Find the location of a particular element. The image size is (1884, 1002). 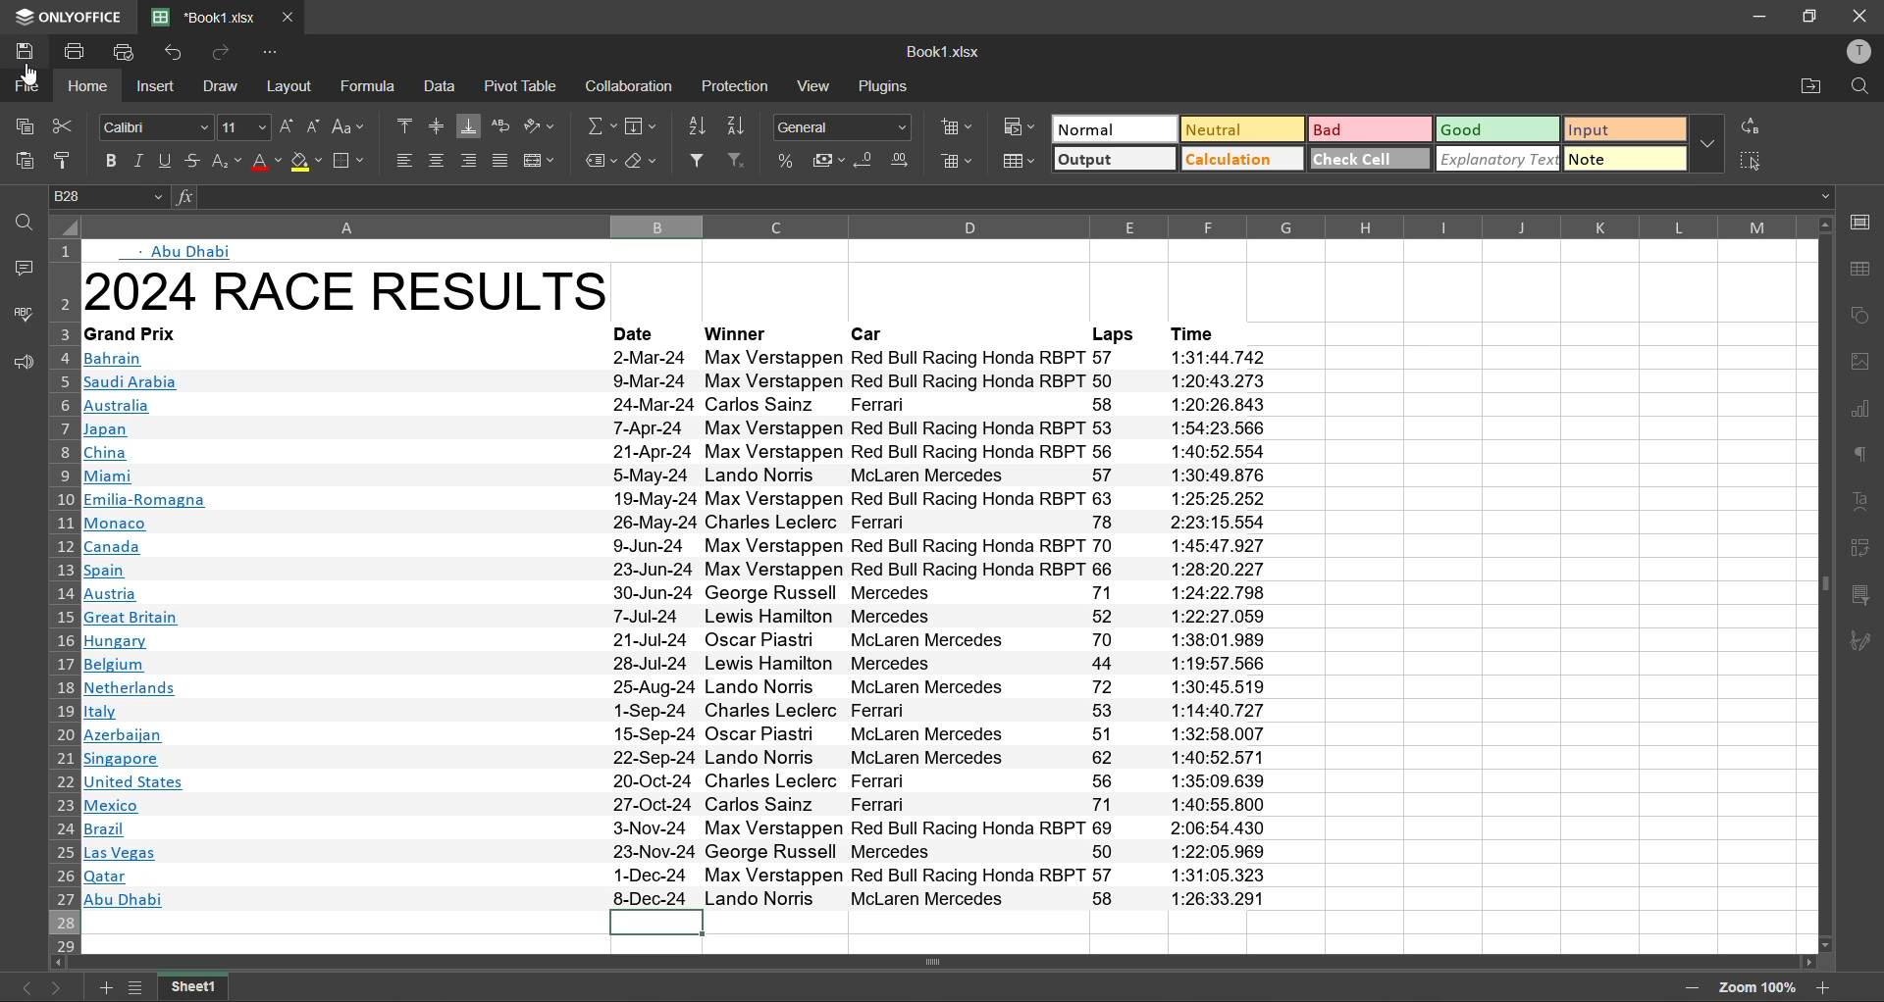

input is located at coordinates (1625, 128).